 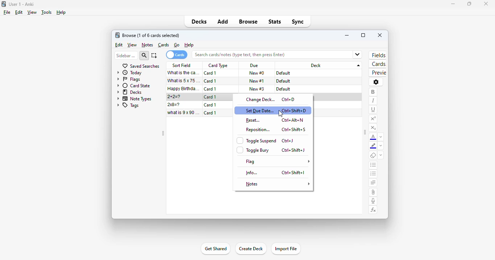 What do you see at coordinates (381, 146) in the screenshot?
I see `change color` at bounding box center [381, 146].